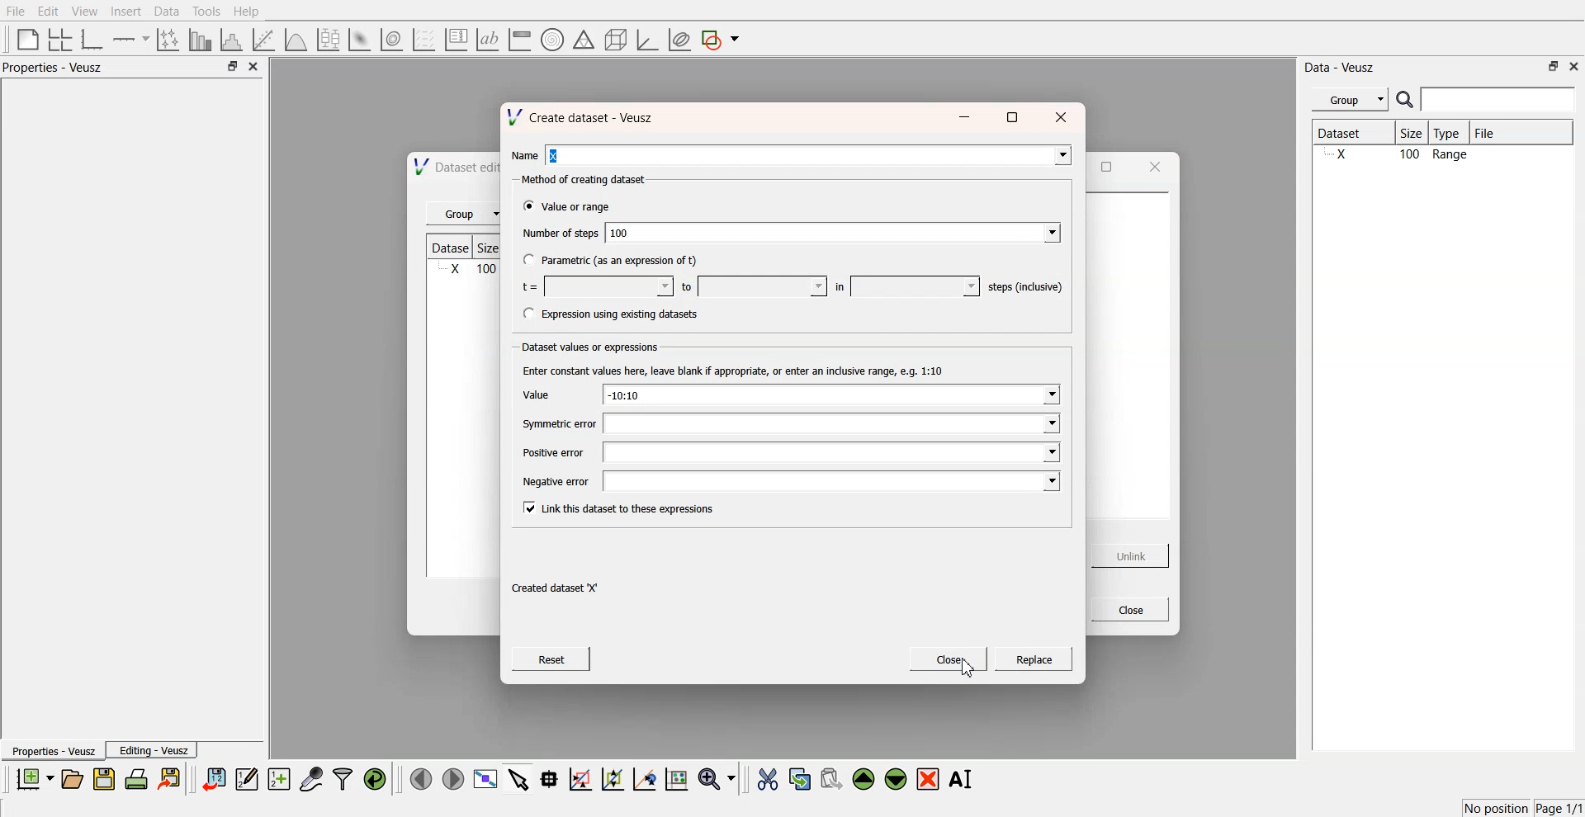 The image size is (1585, 817). What do you see at coordinates (722, 40) in the screenshot?
I see `add a shape` at bounding box center [722, 40].